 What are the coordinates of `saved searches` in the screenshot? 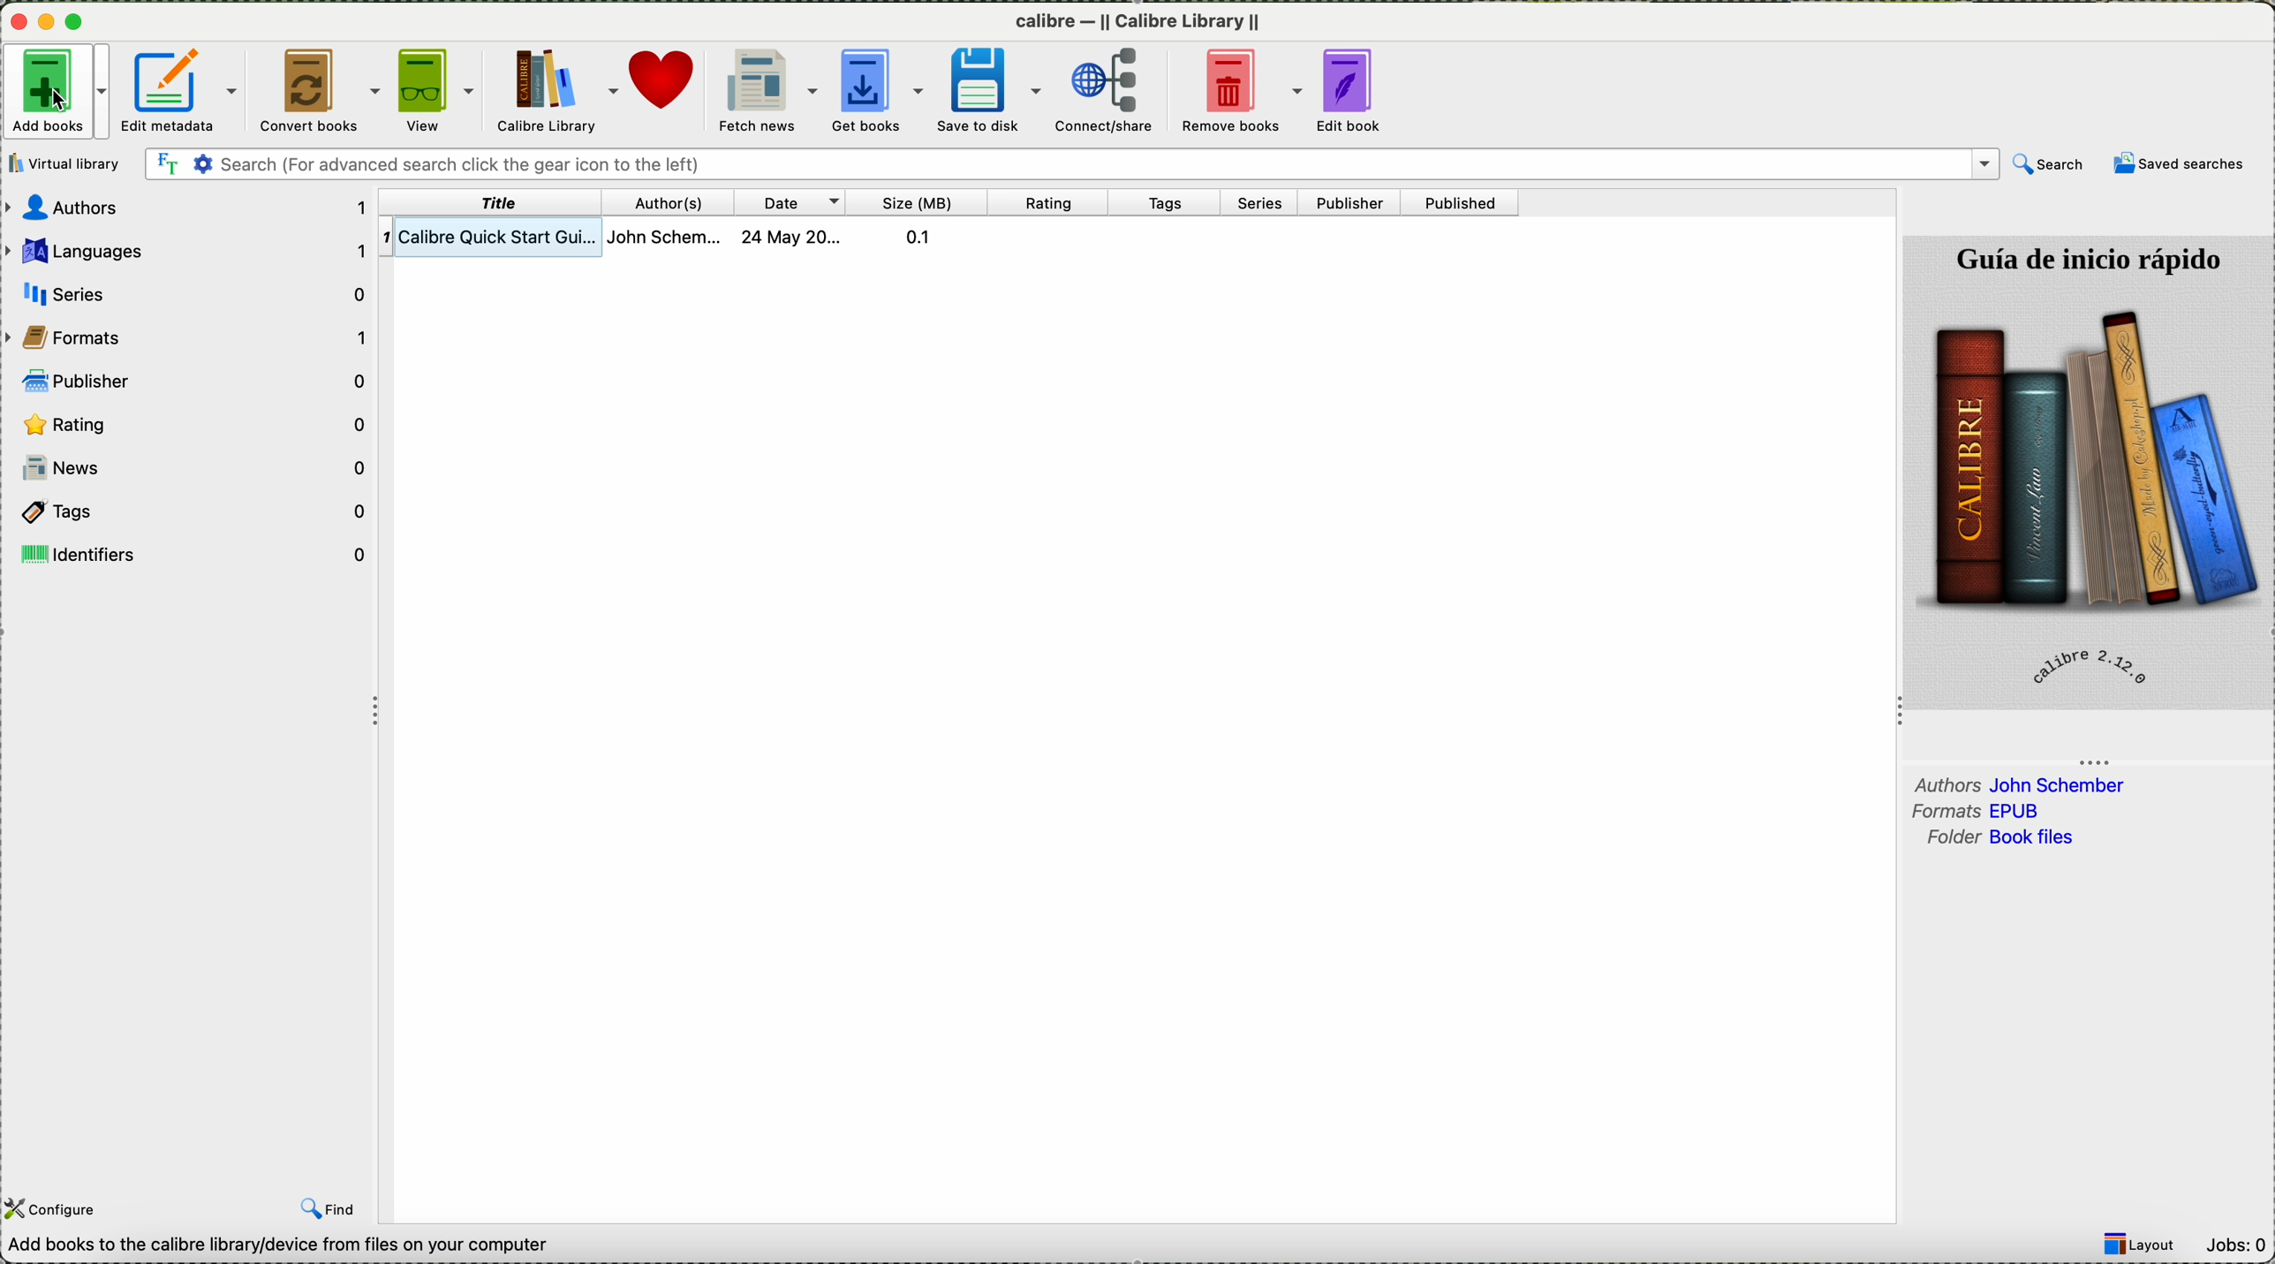 It's located at (2178, 166).